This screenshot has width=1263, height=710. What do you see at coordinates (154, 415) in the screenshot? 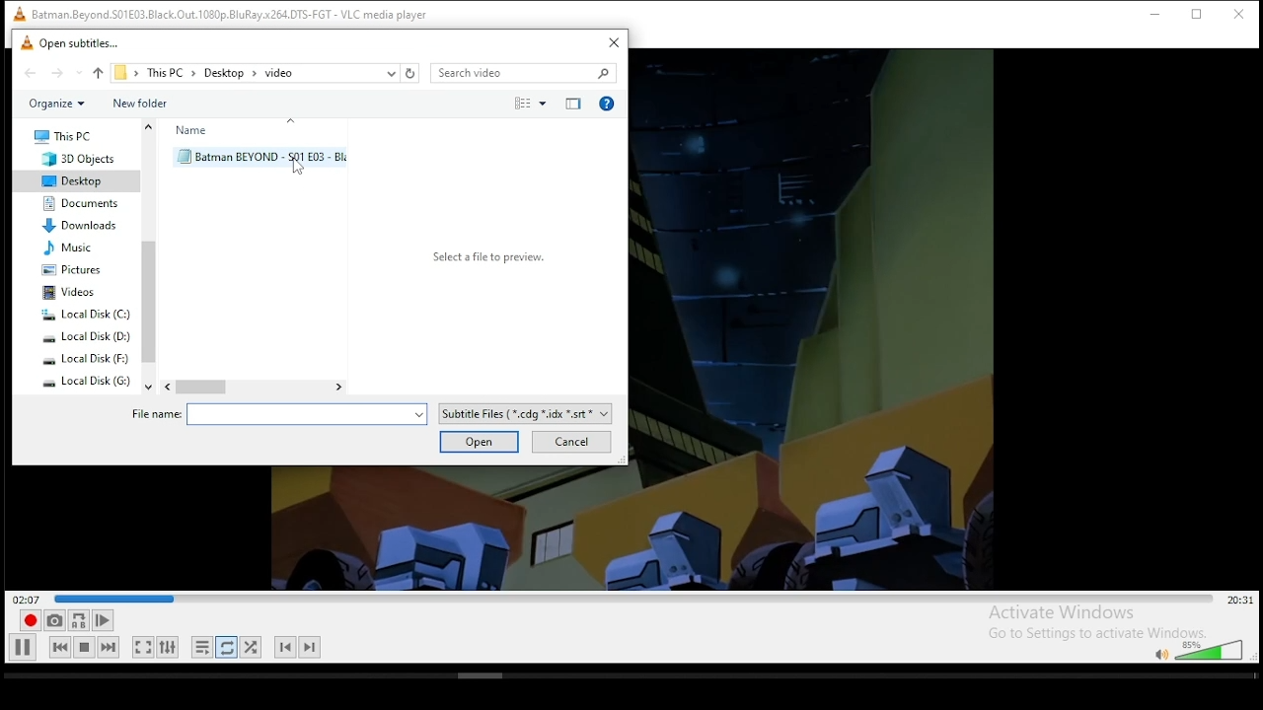
I see `file name` at bounding box center [154, 415].